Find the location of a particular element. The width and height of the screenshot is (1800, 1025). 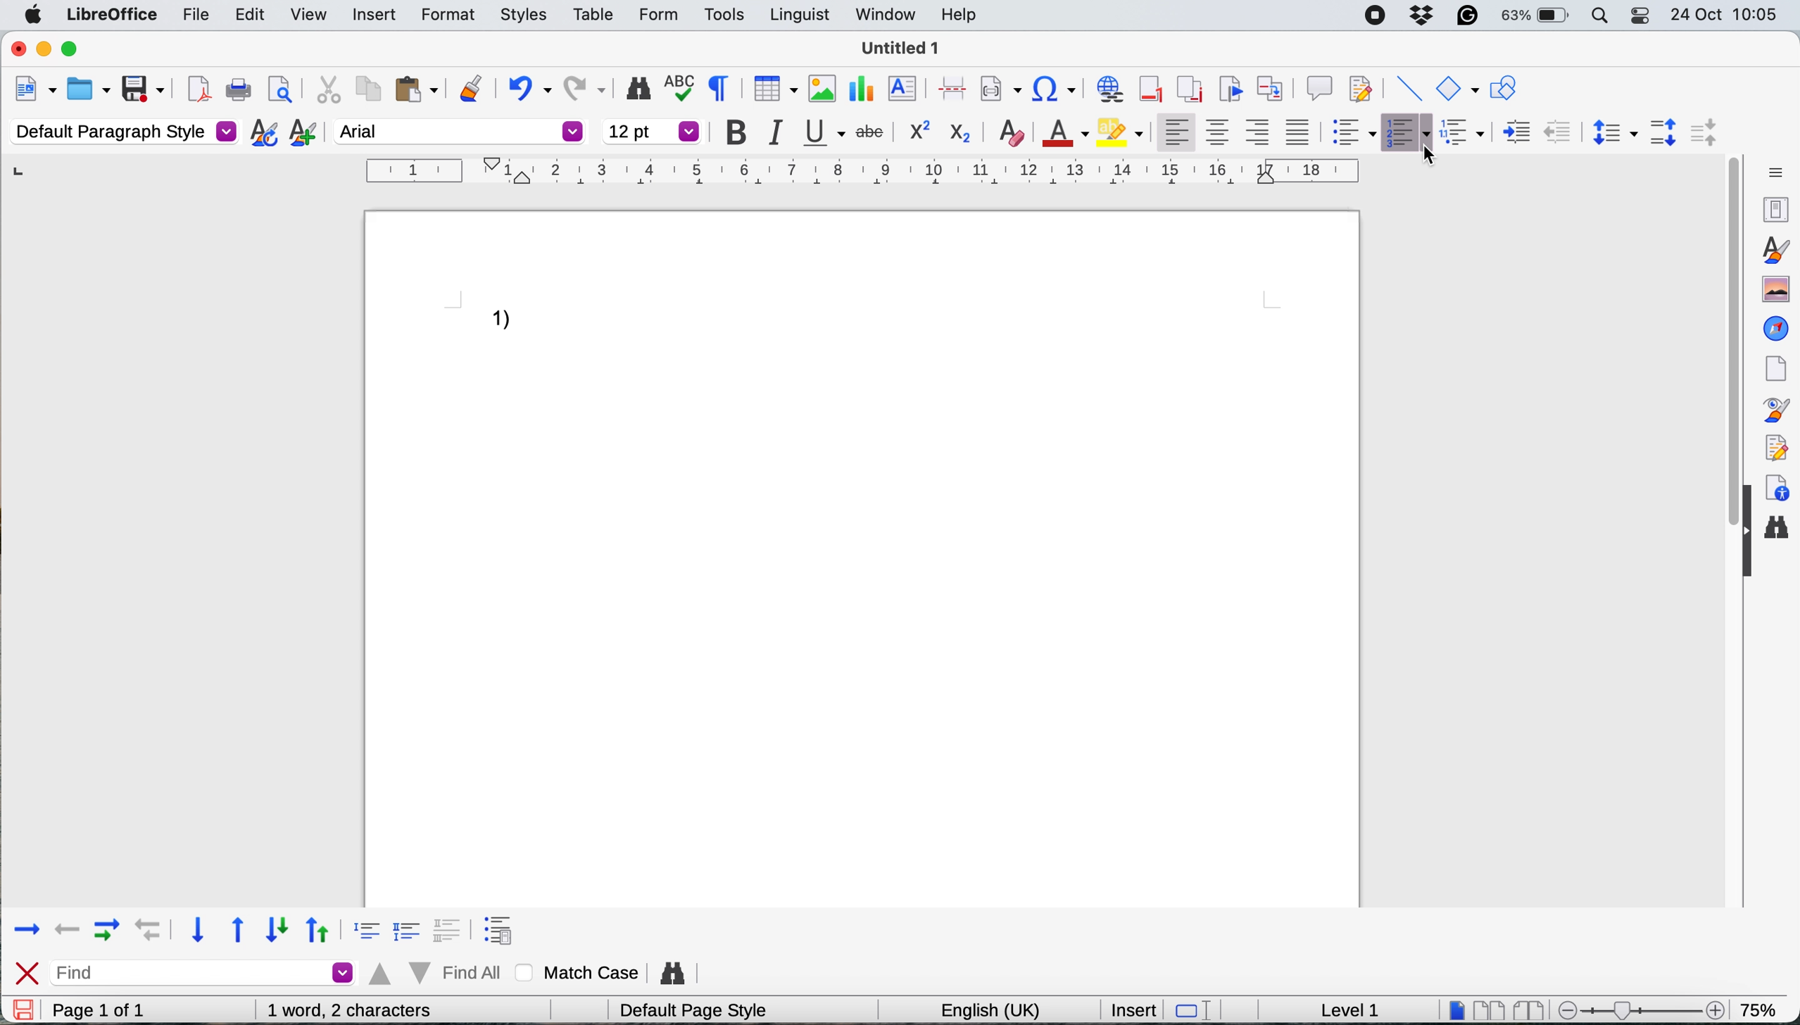

forward with indent is located at coordinates (106, 929).